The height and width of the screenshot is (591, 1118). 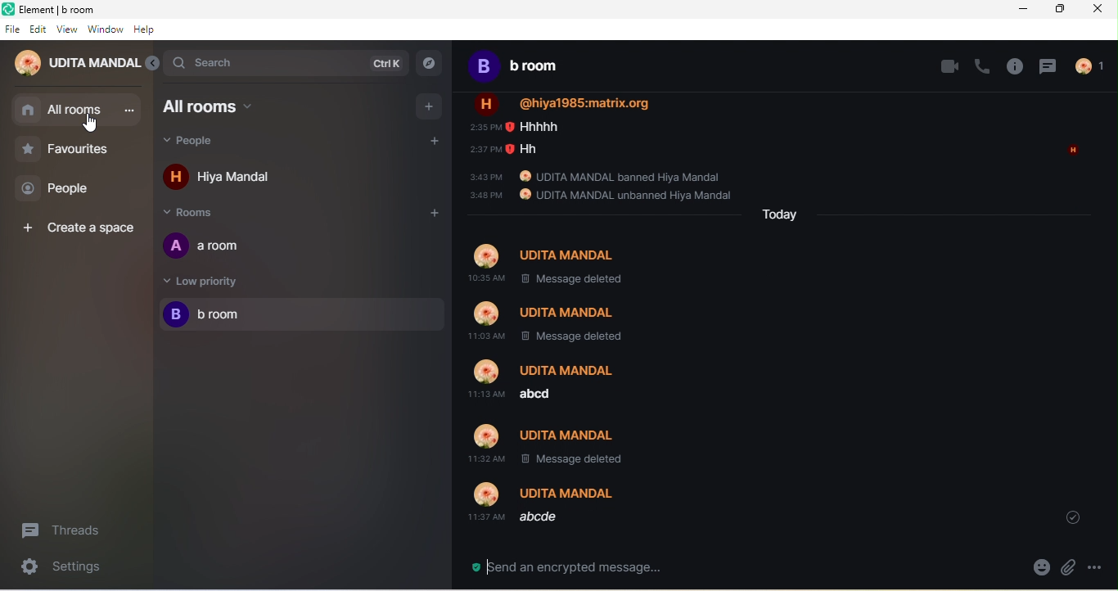 What do you see at coordinates (287, 63) in the screenshot?
I see `search` at bounding box center [287, 63].